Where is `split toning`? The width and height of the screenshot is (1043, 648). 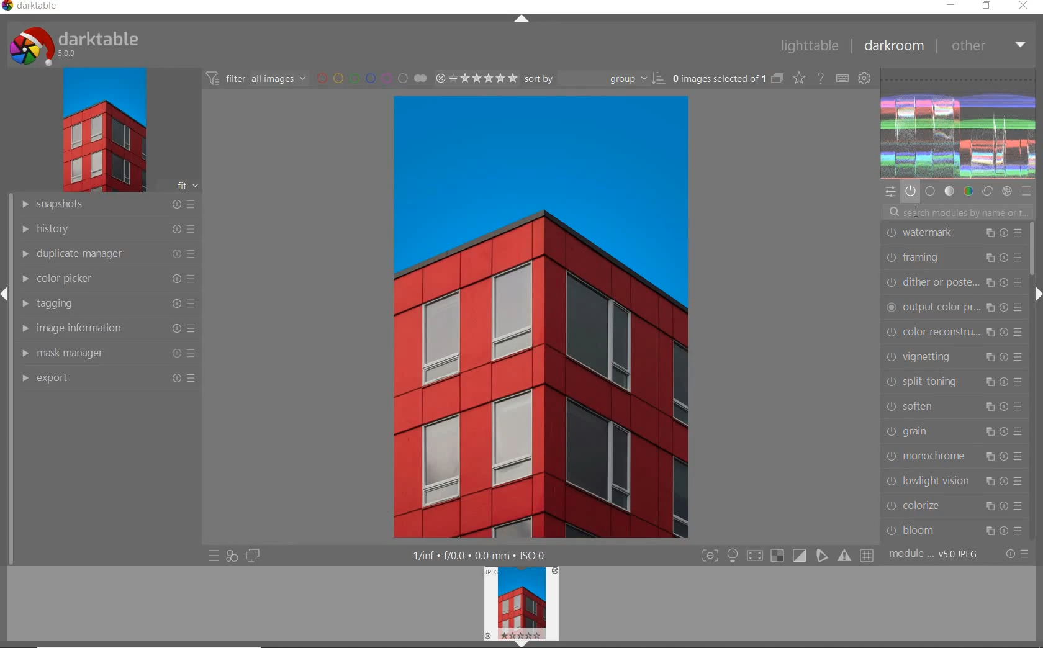
split toning is located at coordinates (955, 381).